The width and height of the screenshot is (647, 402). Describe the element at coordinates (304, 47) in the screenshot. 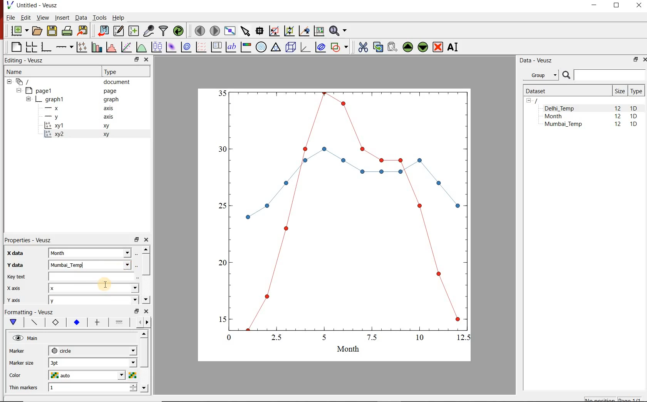

I see `3d graph` at that location.